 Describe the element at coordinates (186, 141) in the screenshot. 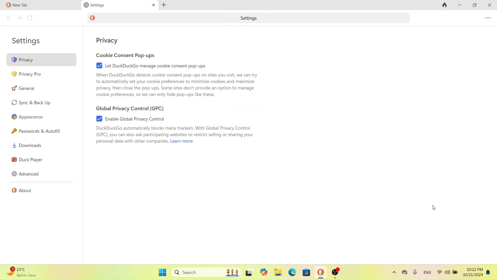

I see `learn more` at that location.